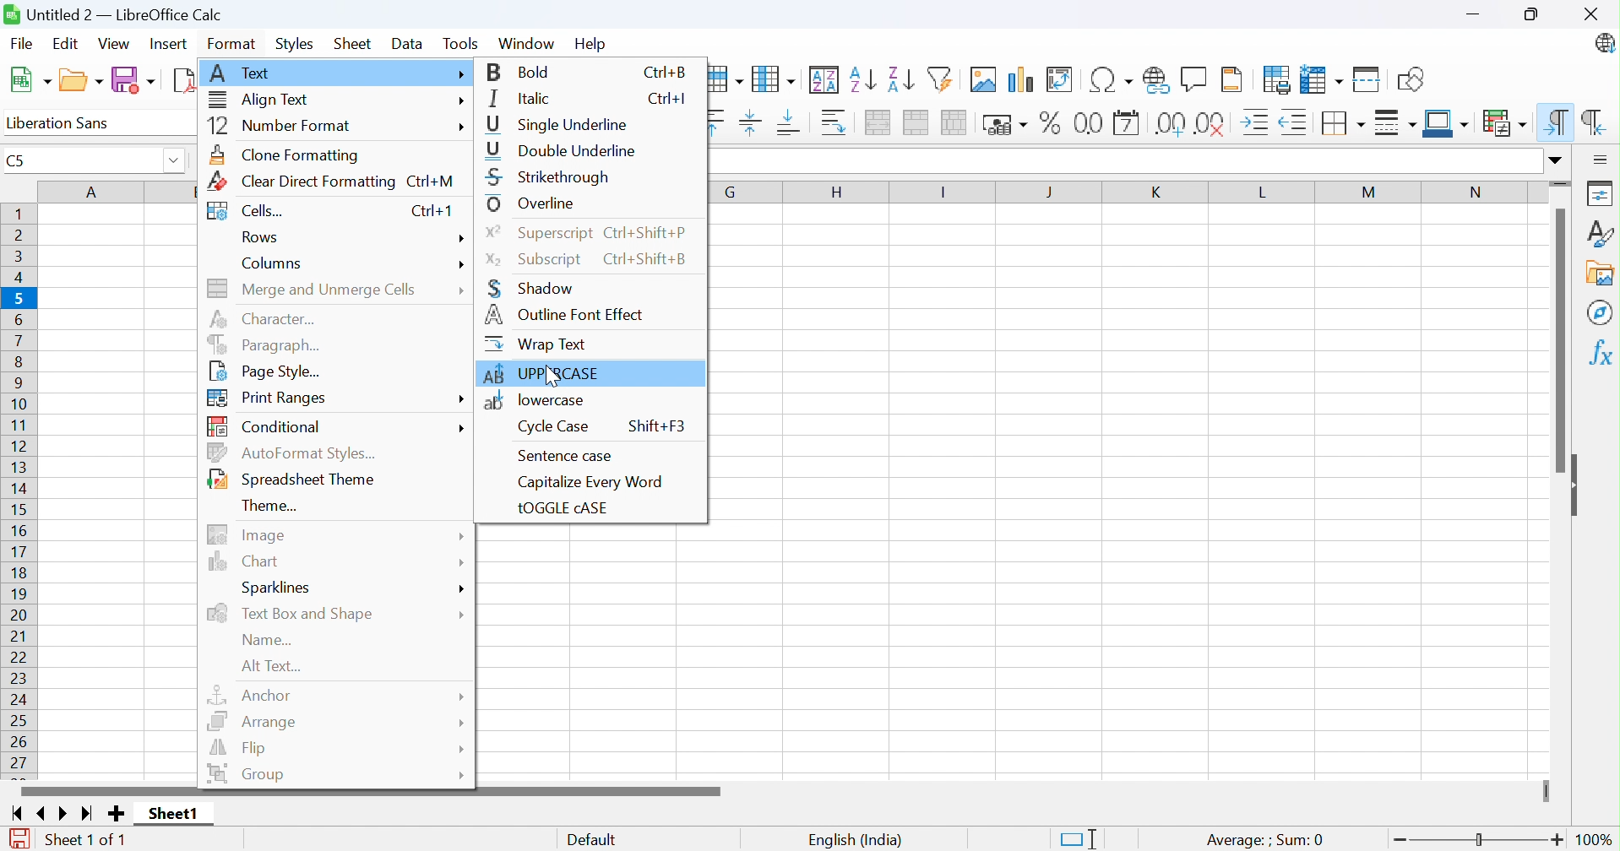  Describe the element at coordinates (1593, 14) in the screenshot. I see `Close` at that location.